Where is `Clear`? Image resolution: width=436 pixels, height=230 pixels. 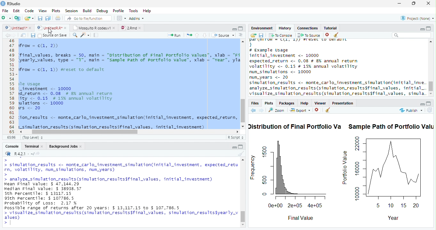
Clear is located at coordinates (240, 154).